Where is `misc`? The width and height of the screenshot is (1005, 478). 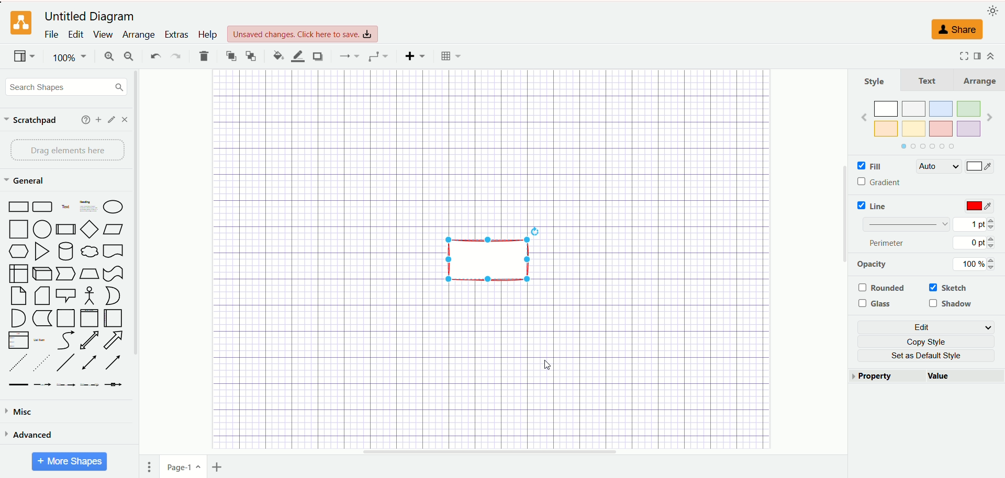 misc is located at coordinates (21, 412).